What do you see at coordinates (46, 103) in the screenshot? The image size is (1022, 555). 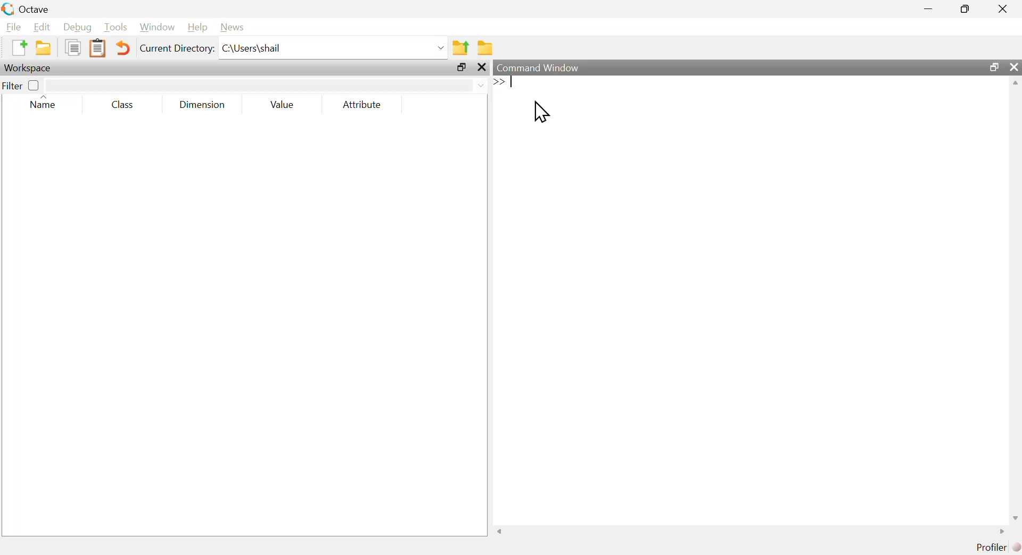 I see `name` at bounding box center [46, 103].